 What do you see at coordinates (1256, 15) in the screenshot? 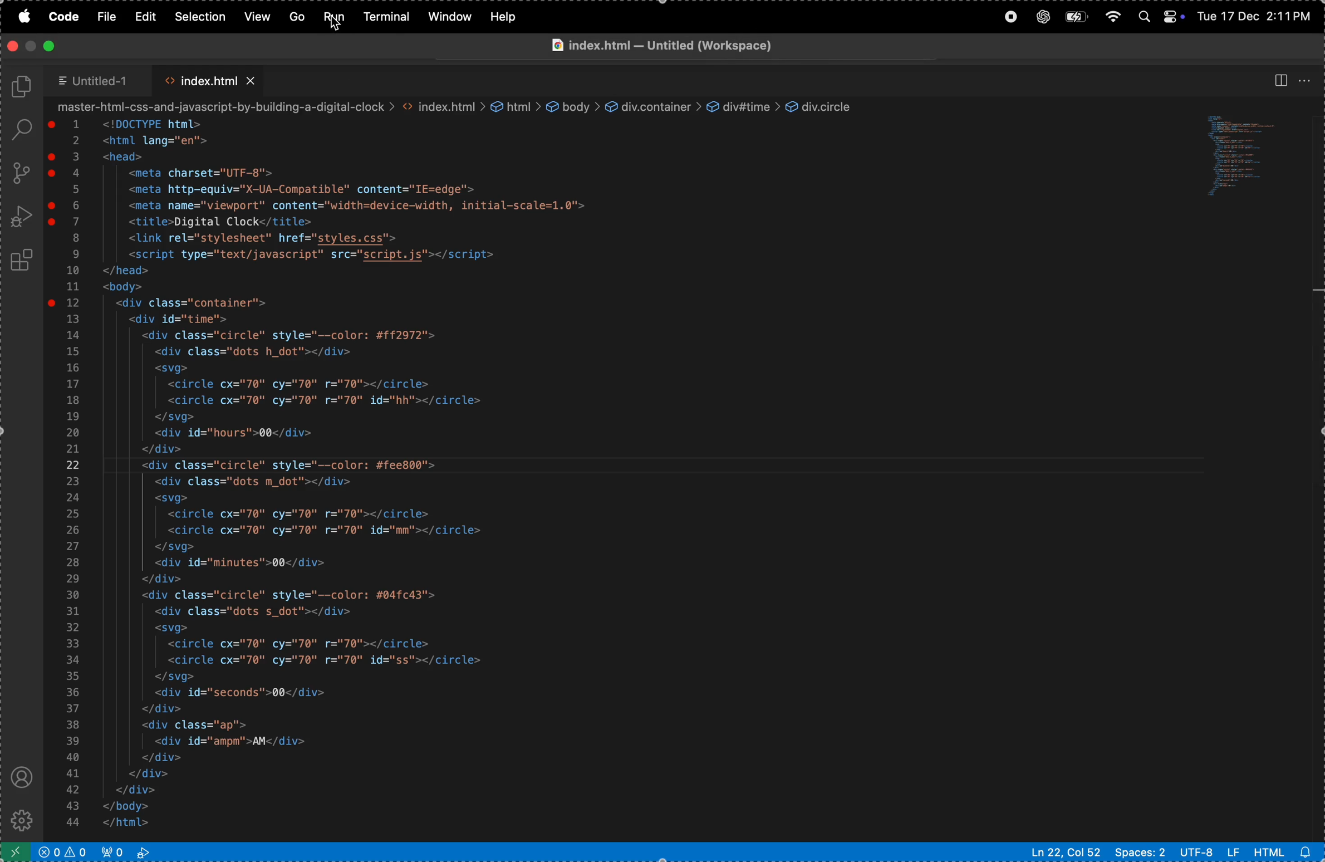
I see `date and time` at bounding box center [1256, 15].